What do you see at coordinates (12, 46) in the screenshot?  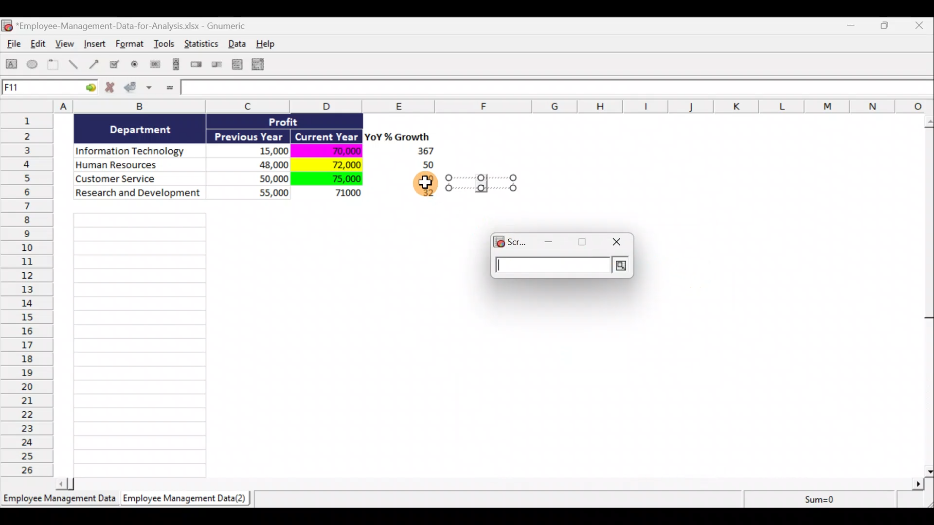 I see `File` at bounding box center [12, 46].